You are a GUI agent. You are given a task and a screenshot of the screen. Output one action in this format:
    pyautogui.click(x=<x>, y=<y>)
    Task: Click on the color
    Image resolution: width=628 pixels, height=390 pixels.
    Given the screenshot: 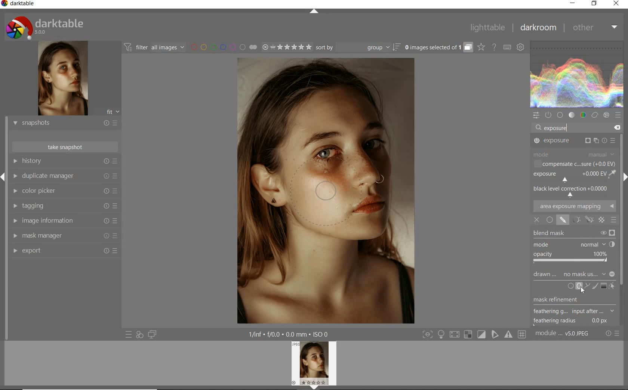 What is the action you would take?
    pyautogui.click(x=584, y=115)
    